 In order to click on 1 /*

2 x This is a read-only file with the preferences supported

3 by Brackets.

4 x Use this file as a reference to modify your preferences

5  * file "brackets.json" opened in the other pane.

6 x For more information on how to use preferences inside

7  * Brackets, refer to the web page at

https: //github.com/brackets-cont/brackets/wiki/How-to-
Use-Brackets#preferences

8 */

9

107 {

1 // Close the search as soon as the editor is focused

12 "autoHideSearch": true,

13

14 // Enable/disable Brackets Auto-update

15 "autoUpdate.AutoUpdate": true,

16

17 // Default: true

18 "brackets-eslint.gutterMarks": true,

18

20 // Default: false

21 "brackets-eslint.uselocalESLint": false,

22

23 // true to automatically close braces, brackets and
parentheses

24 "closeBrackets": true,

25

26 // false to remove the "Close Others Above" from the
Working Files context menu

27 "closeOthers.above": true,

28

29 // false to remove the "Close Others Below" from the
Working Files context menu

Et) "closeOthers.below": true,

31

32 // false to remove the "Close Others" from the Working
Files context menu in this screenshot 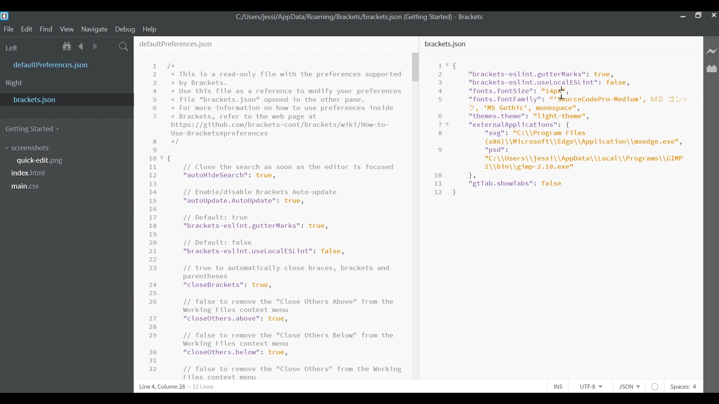, I will do `click(277, 220)`.